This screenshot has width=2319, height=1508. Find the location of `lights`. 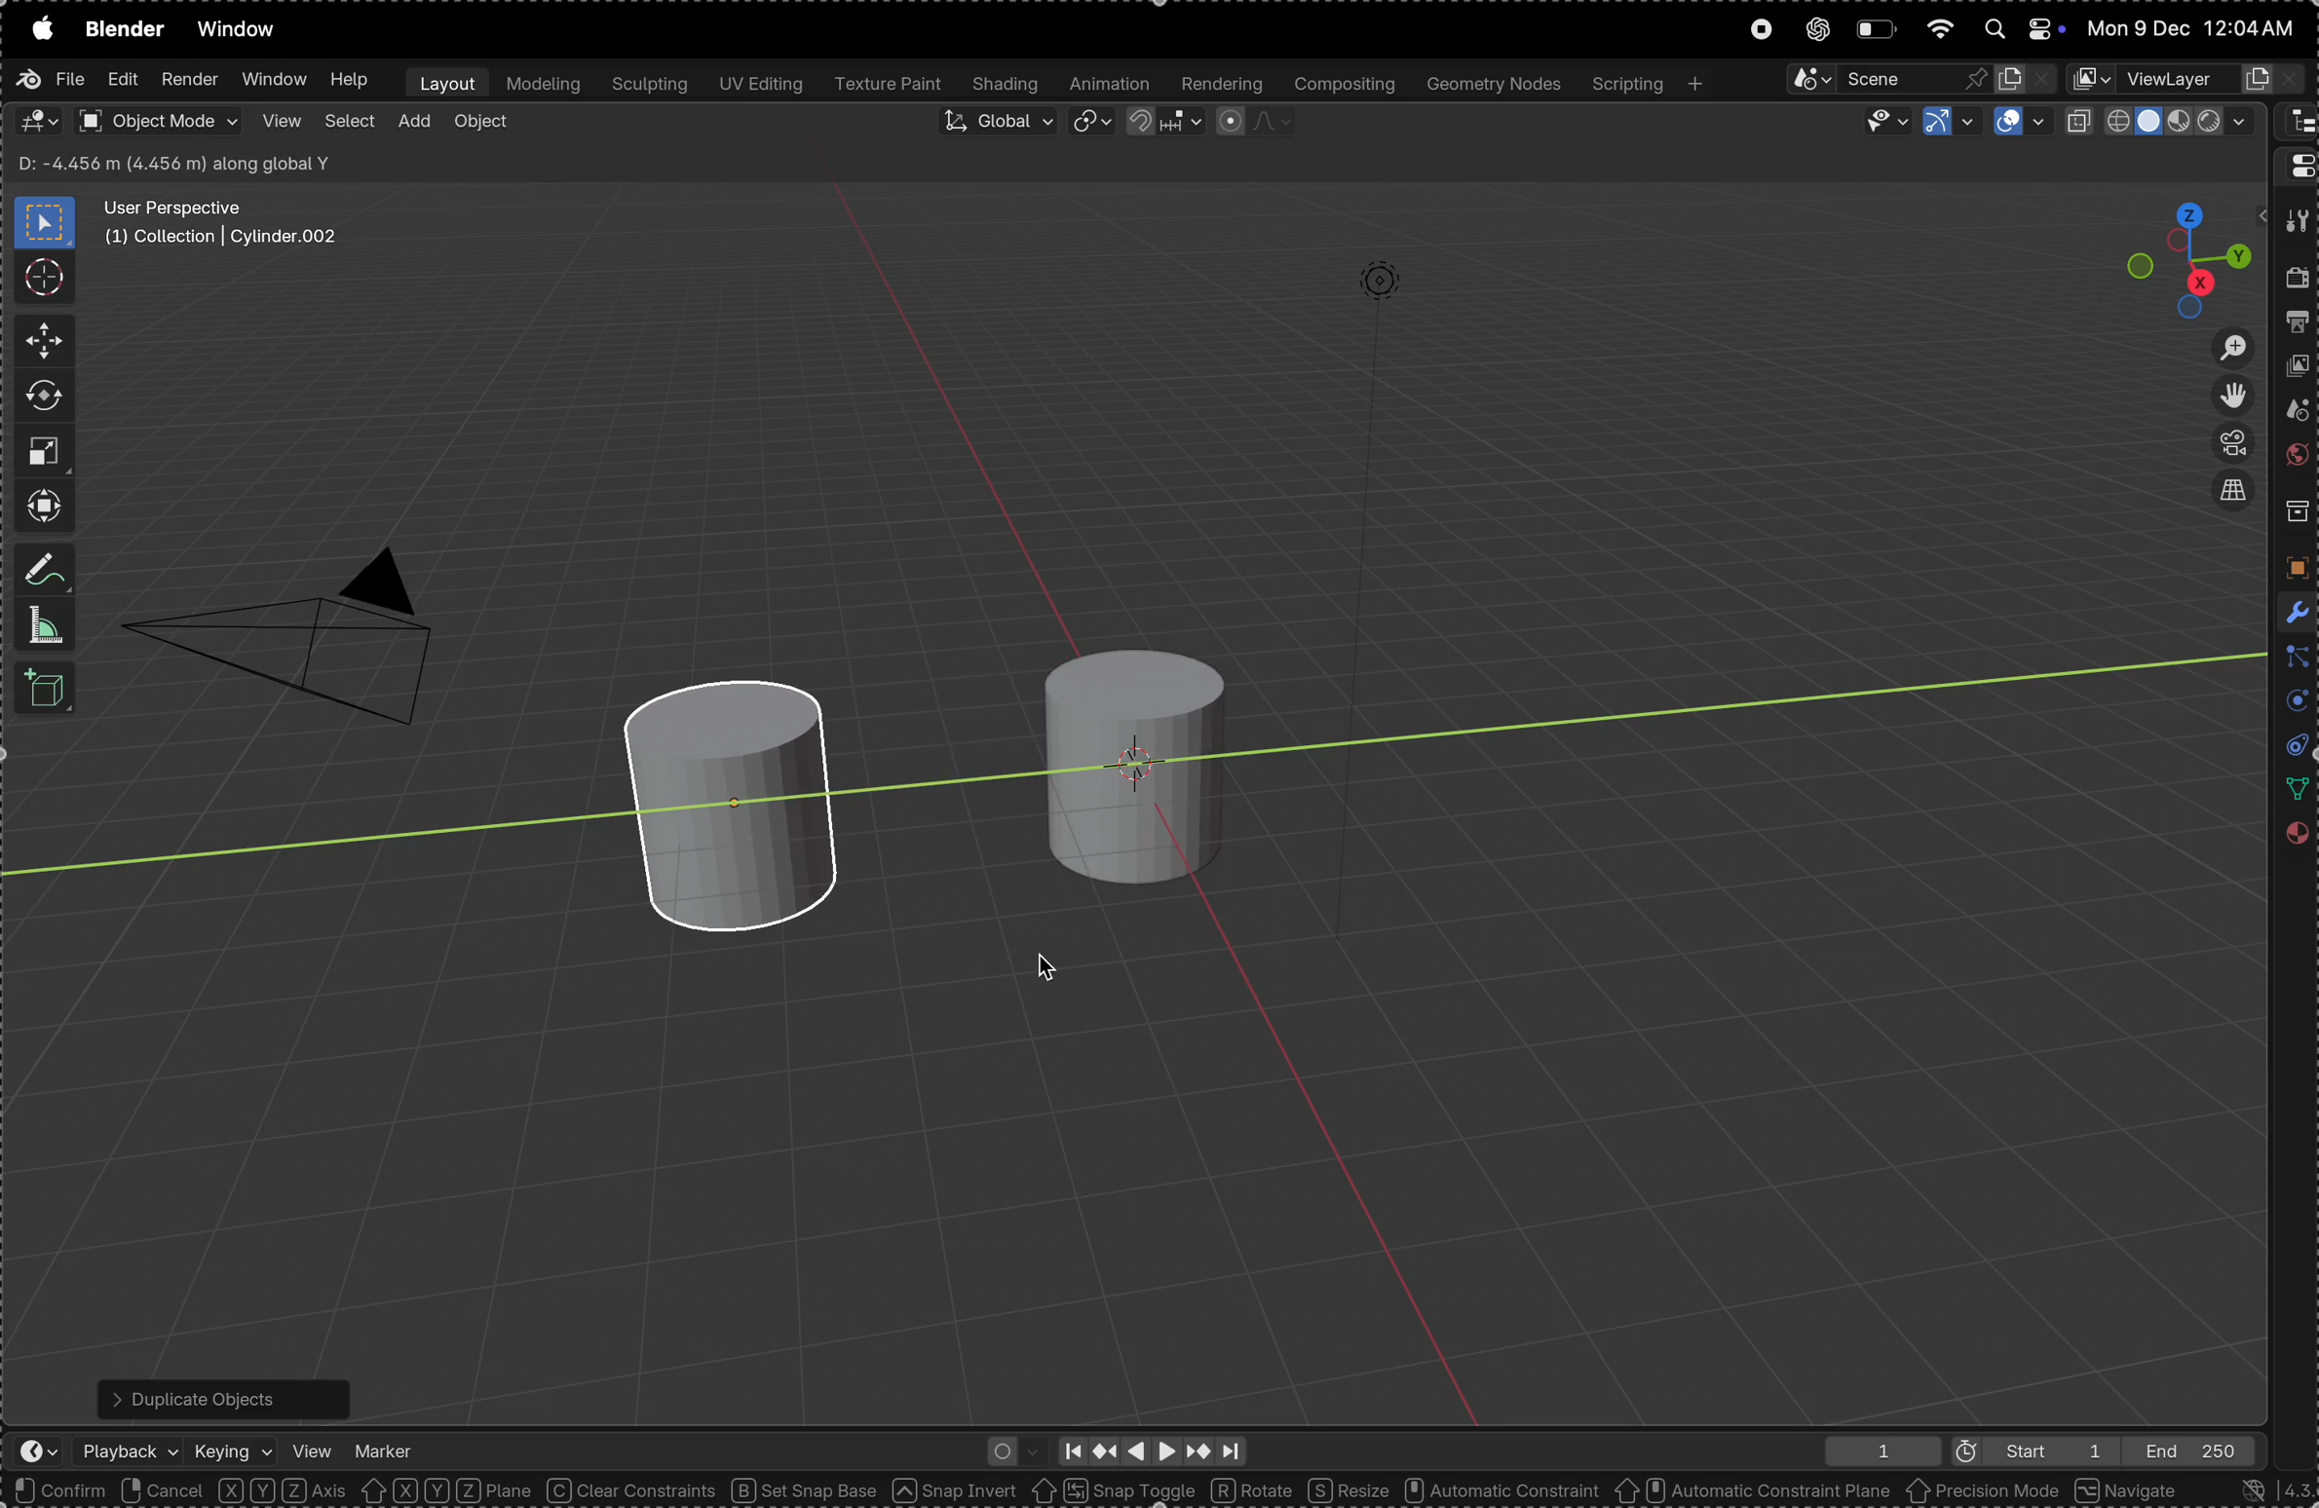

lights is located at coordinates (1402, 294).